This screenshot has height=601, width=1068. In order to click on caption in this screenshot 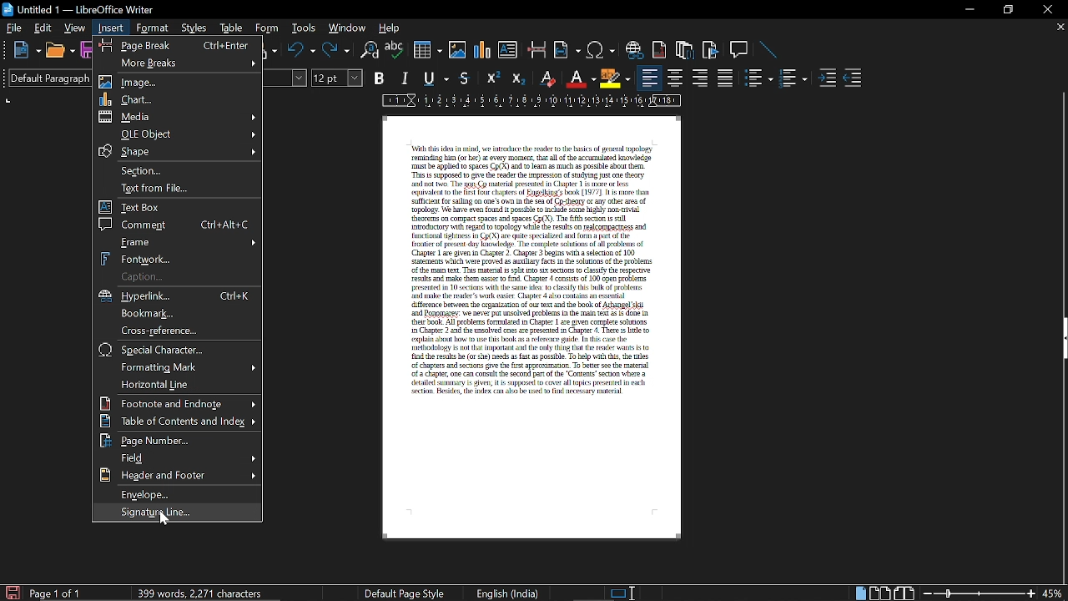, I will do `click(180, 277)`.